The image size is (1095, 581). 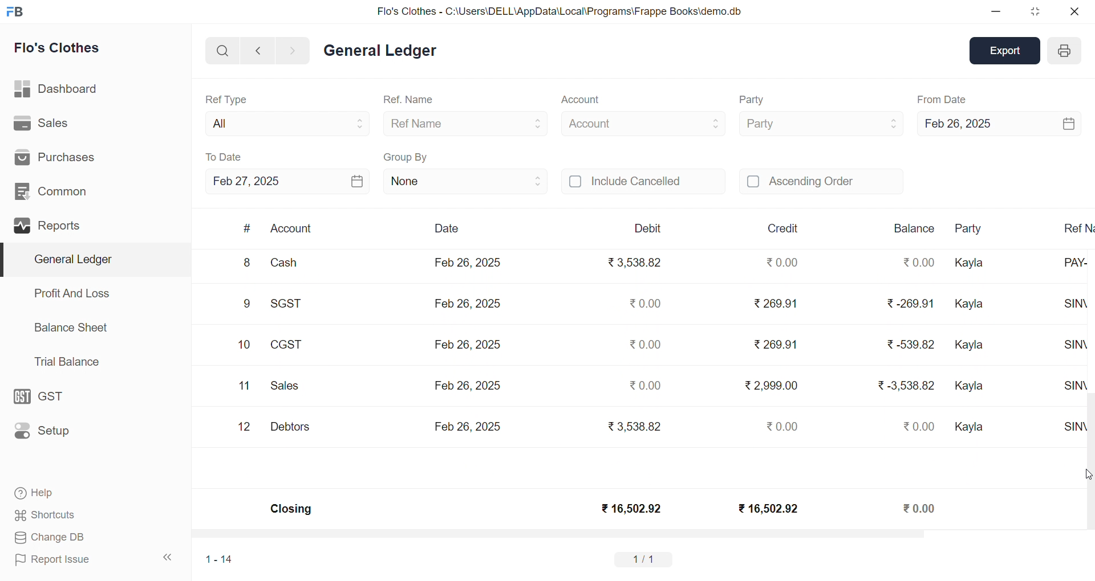 I want to click on Feb 26, 2025, so click(x=470, y=302).